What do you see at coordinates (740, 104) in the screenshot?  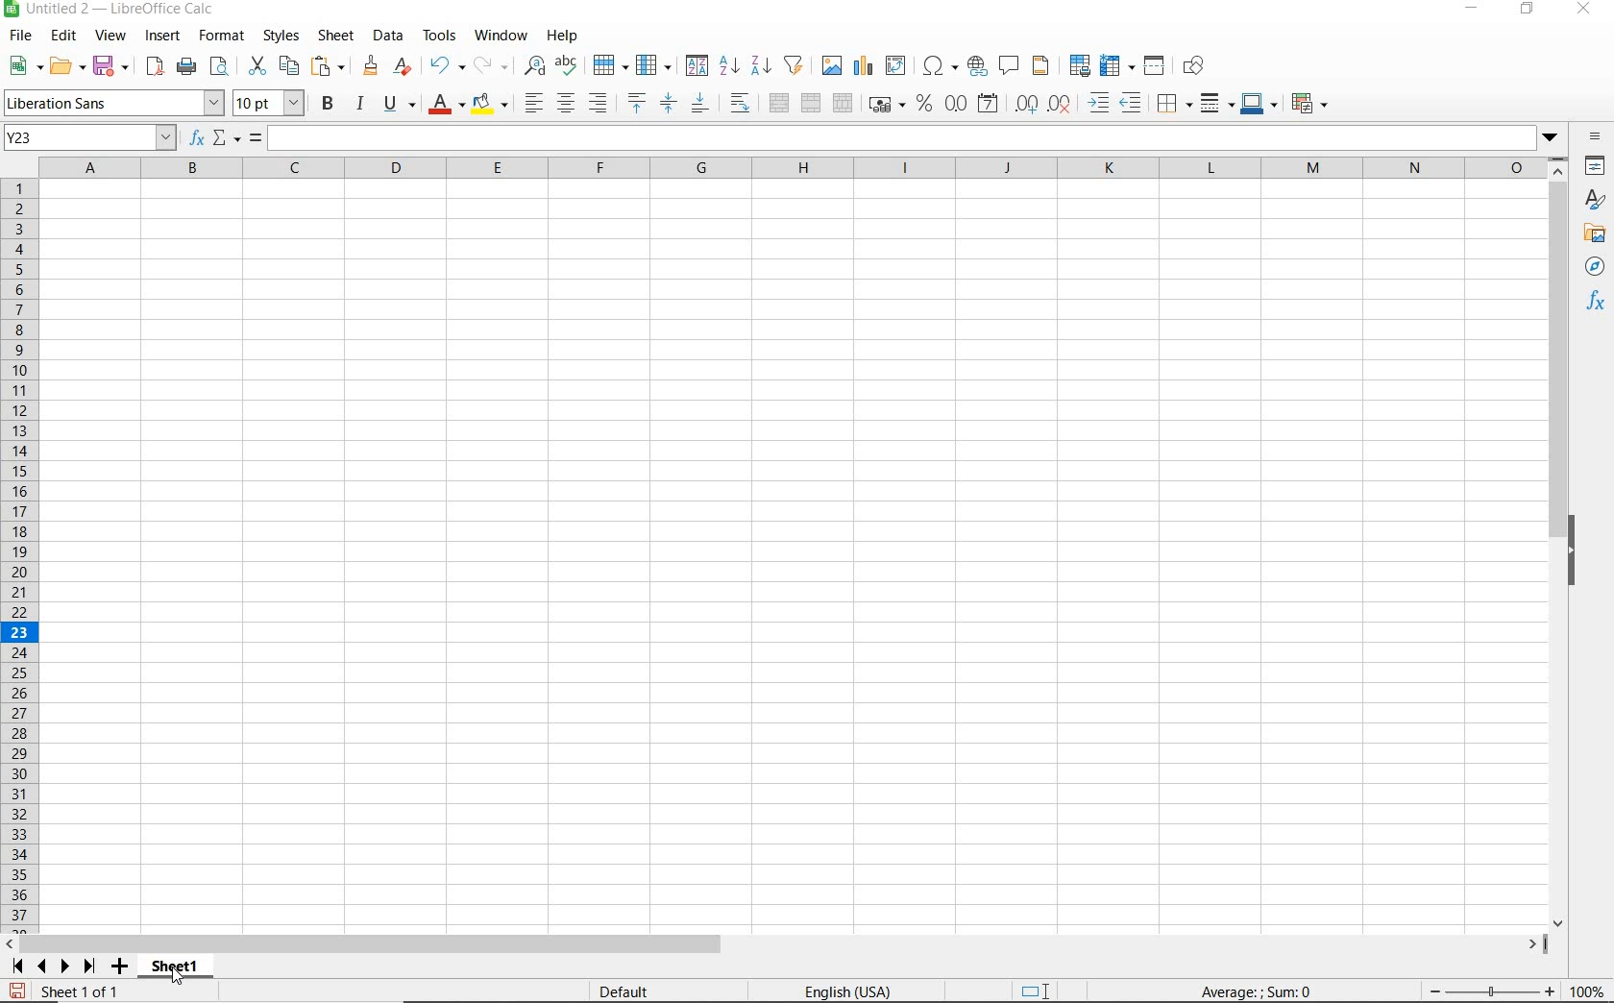 I see `WRAP TEXT` at bounding box center [740, 104].